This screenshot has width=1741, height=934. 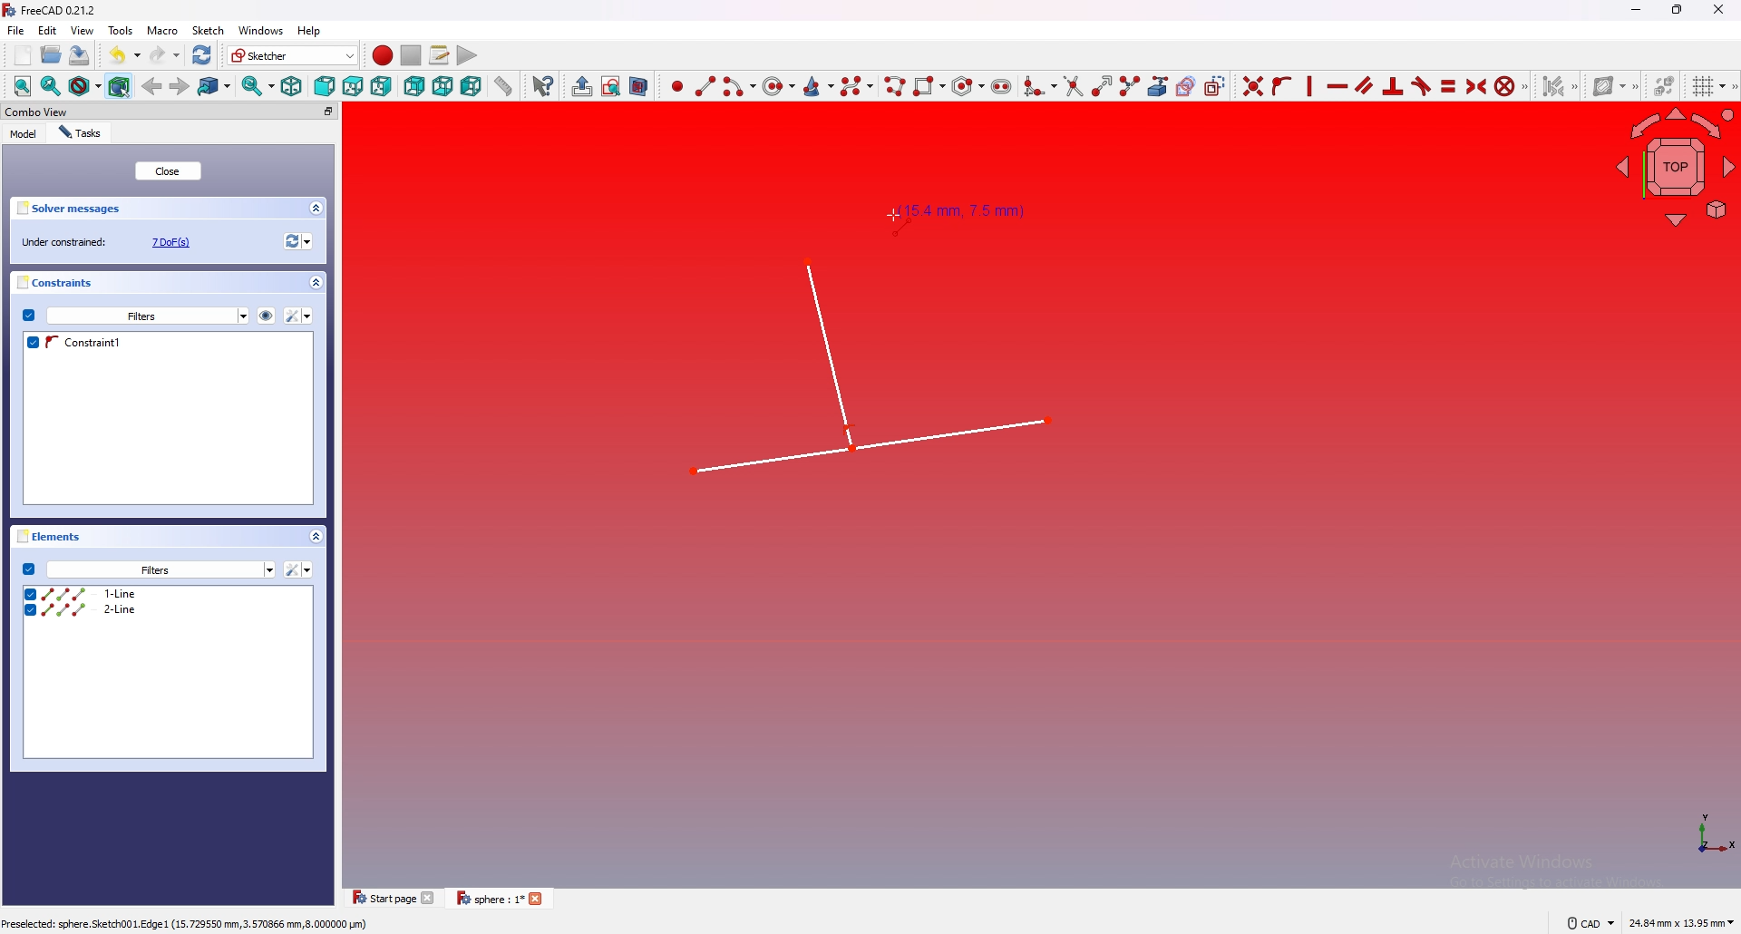 What do you see at coordinates (1704, 837) in the screenshot?
I see `Axis` at bounding box center [1704, 837].